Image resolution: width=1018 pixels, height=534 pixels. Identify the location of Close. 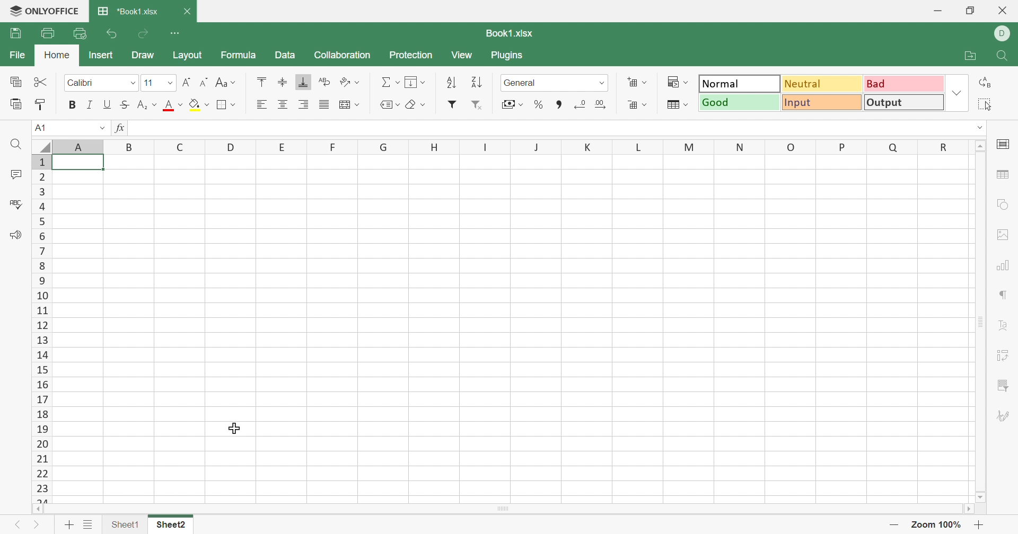
(1004, 10).